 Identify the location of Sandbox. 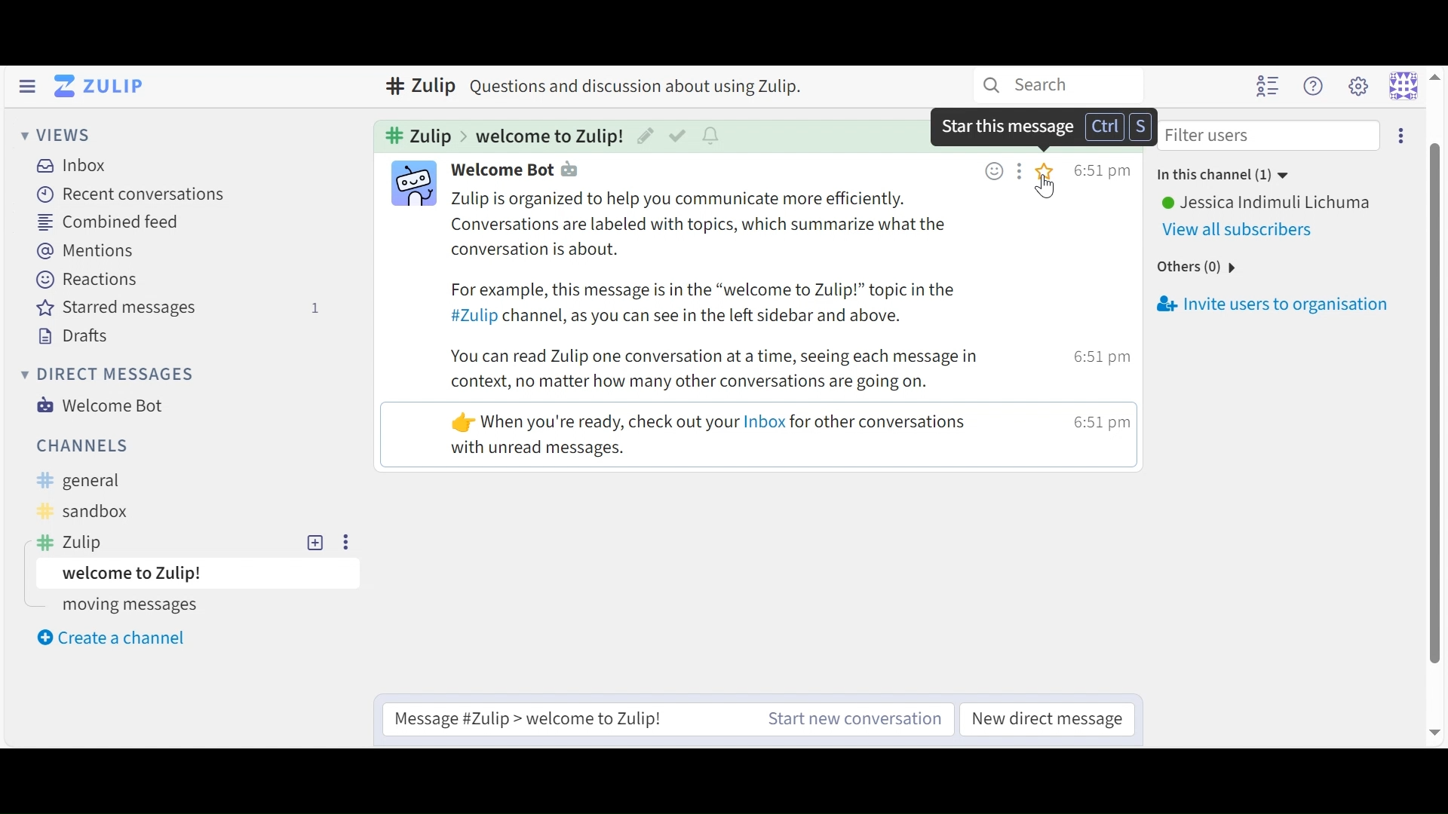
(88, 512).